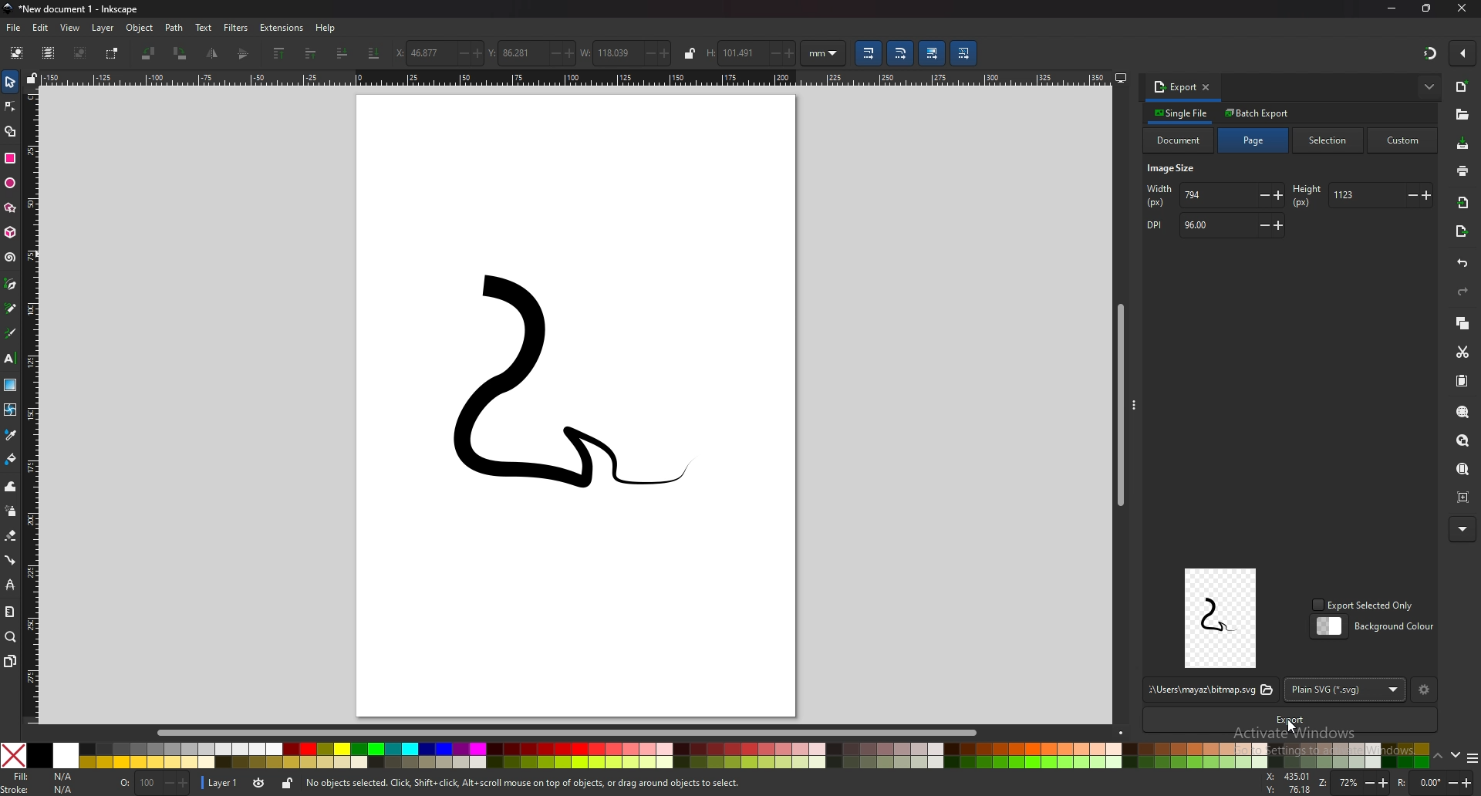  I want to click on zoom page, so click(1464, 471).